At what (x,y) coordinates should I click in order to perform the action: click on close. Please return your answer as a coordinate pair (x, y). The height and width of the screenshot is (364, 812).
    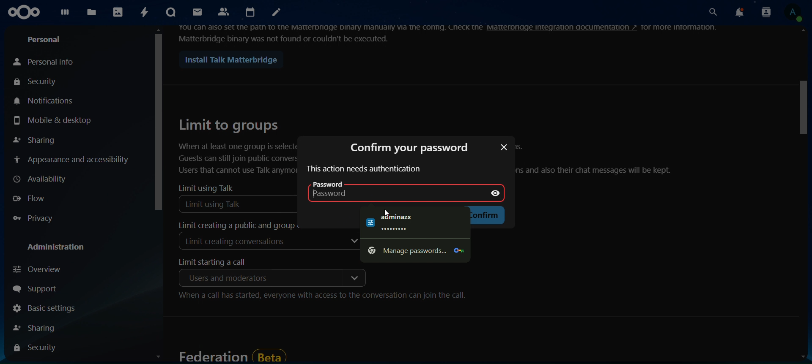
    Looking at the image, I should click on (503, 148).